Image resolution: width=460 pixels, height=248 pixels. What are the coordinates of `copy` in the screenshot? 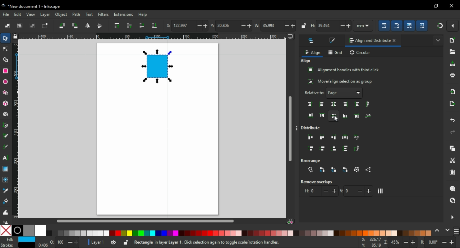 It's located at (453, 148).